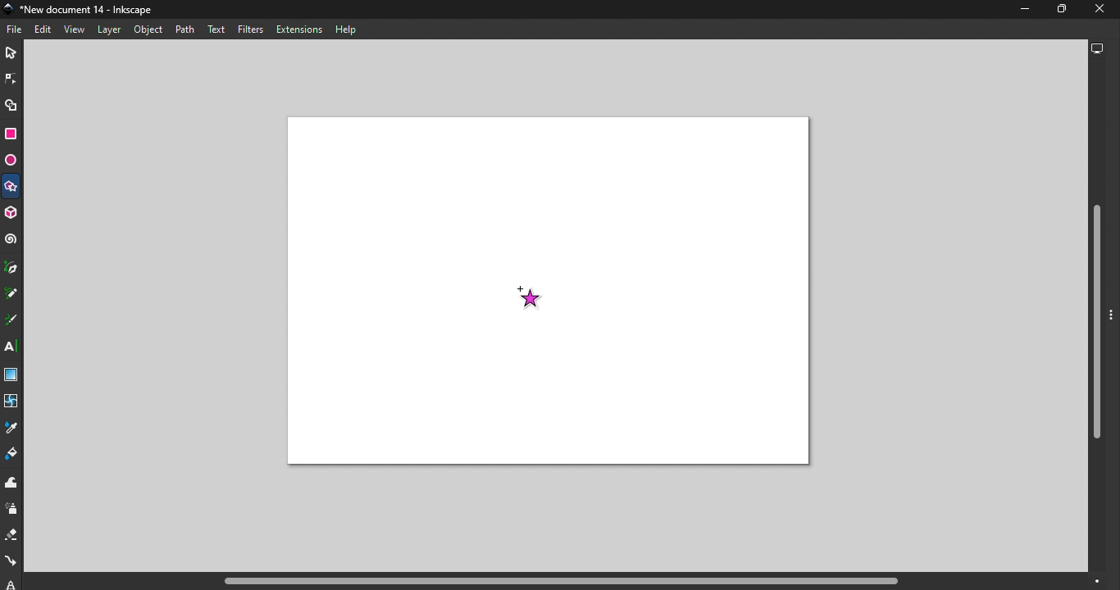 This screenshot has height=590, width=1120. What do you see at coordinates (351, 28) in the screenshot?
I see `Help` at bounding box center [351, 28].